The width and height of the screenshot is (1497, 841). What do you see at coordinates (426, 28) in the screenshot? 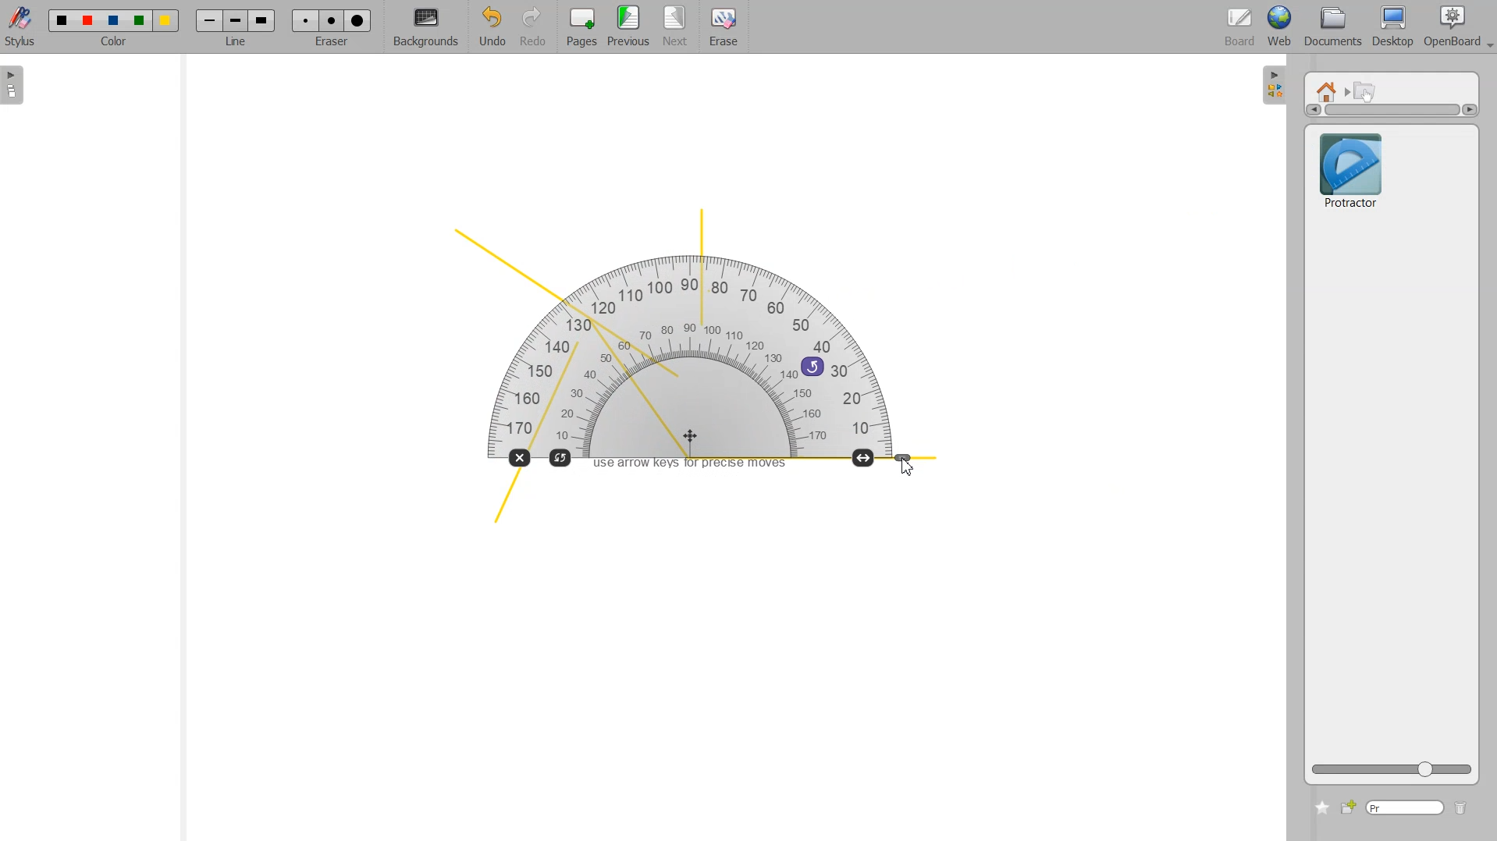
I see `Background` at bounding box center [426, 28].